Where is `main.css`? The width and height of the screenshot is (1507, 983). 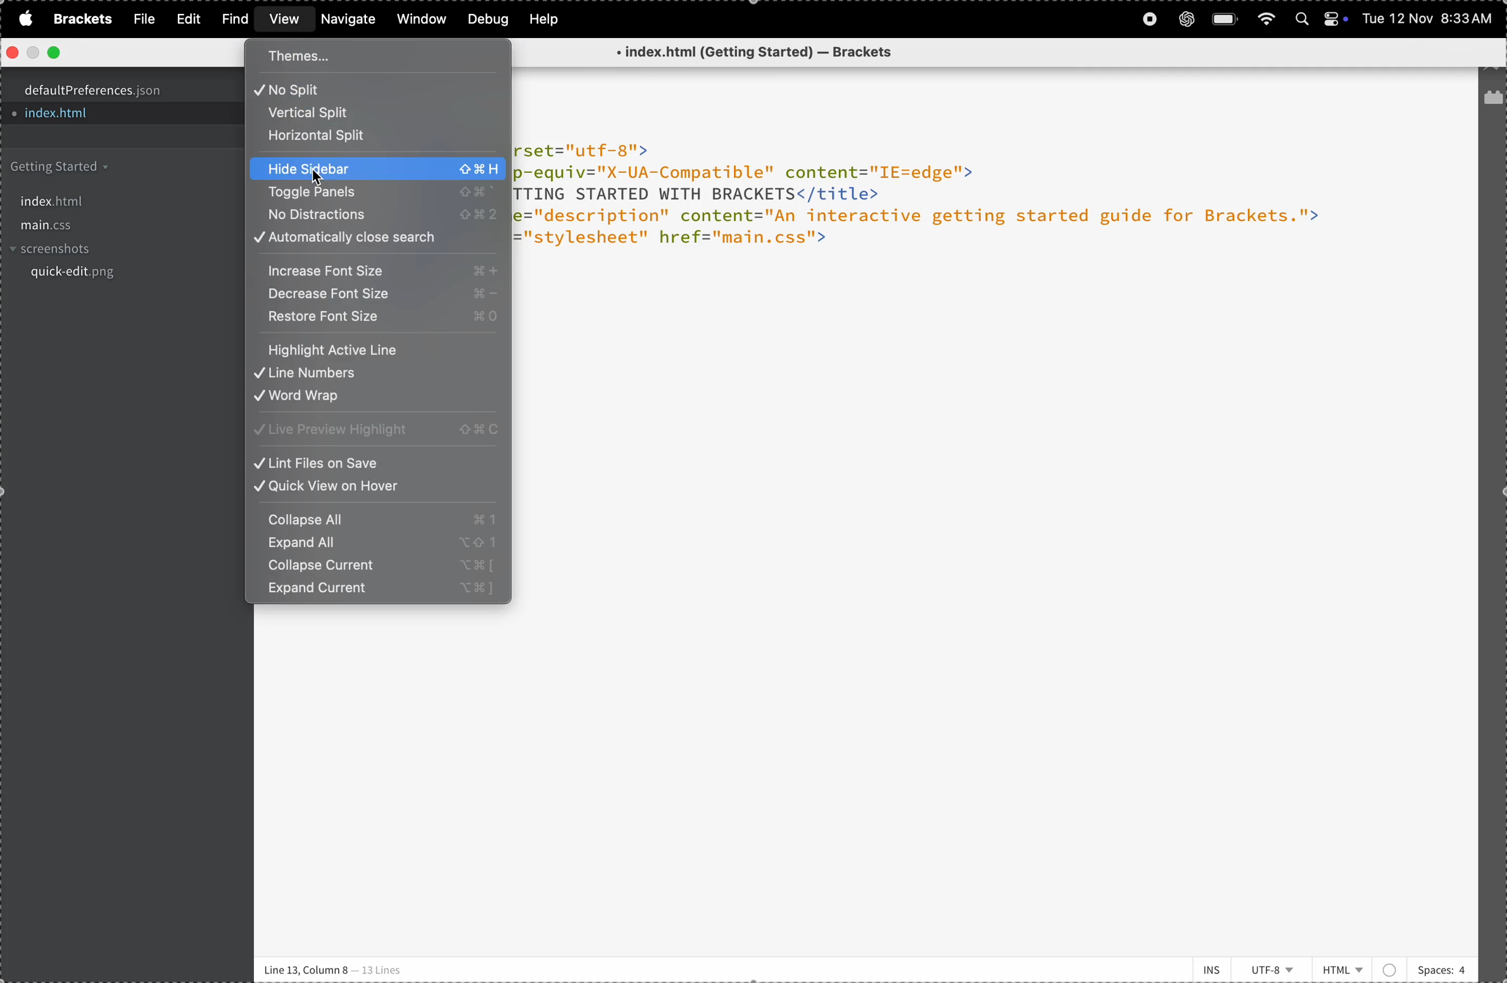
main.css is located at coordinates (115, 226).